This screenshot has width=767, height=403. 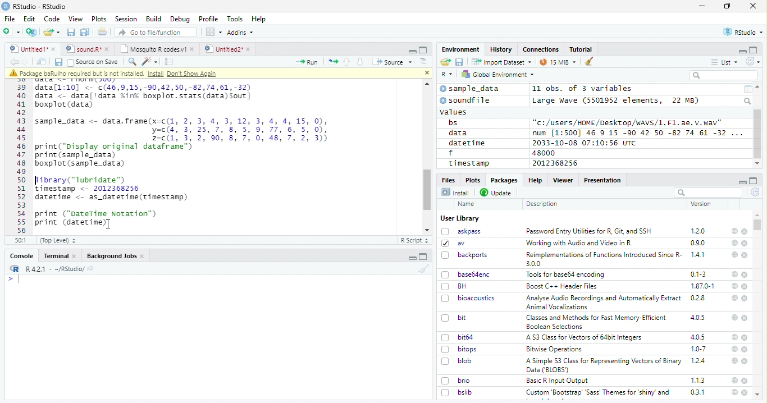 I want to click on Search, so click(x=748, y=101).